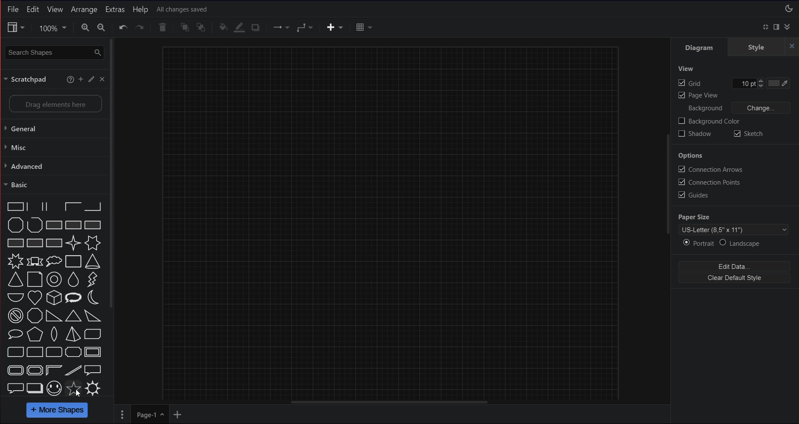 This screenshot has height=424, width=799. What do you see at coordinates (787, 26) in the screenshot?
I see `Collapse` at bounding box center [787, 26].